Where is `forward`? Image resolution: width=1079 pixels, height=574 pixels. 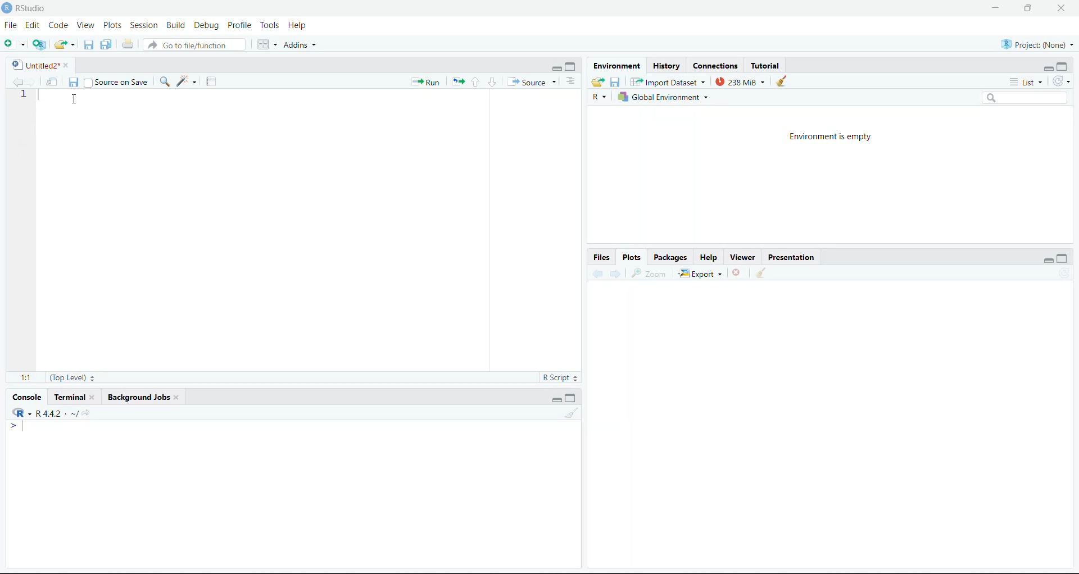 forward is located at coordinates (616, 274).